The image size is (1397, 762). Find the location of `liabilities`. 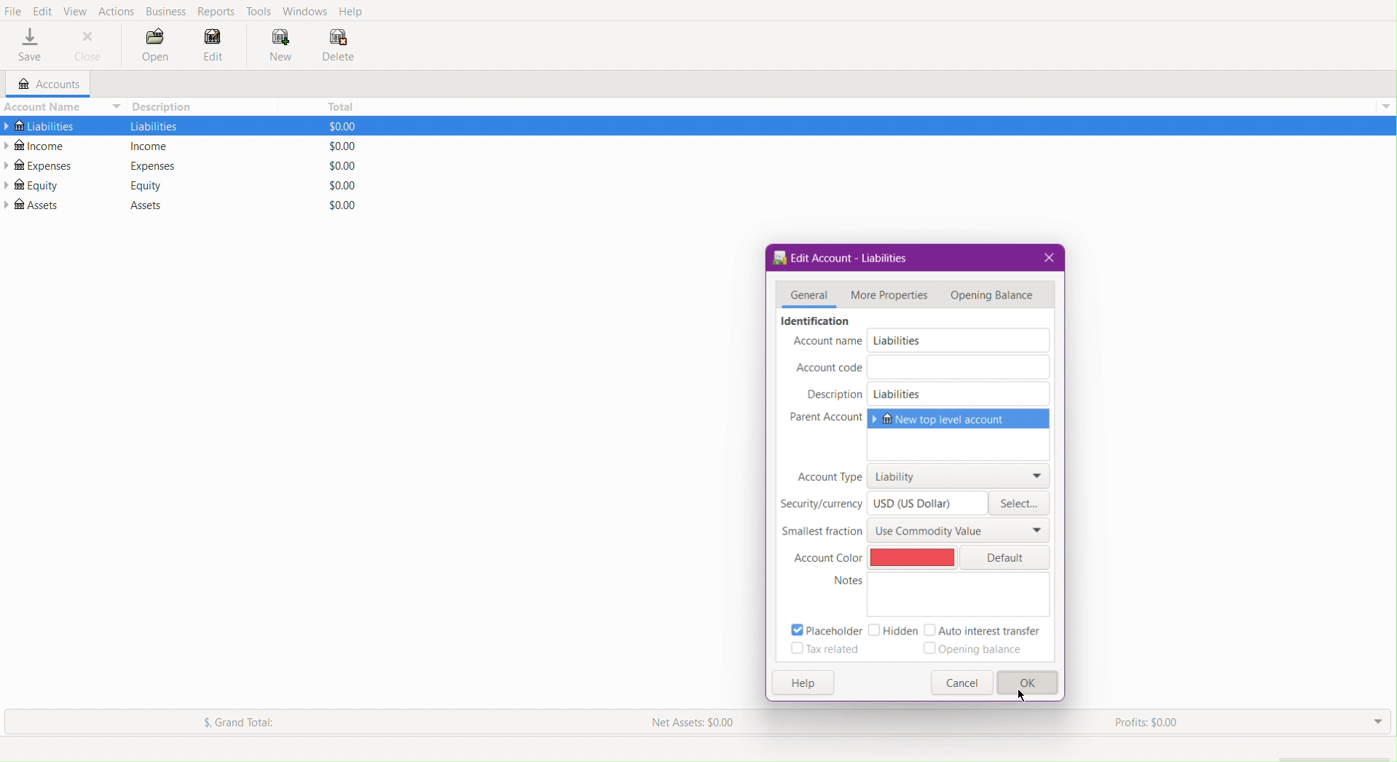

liabilities is located at coordinates (154, 126).